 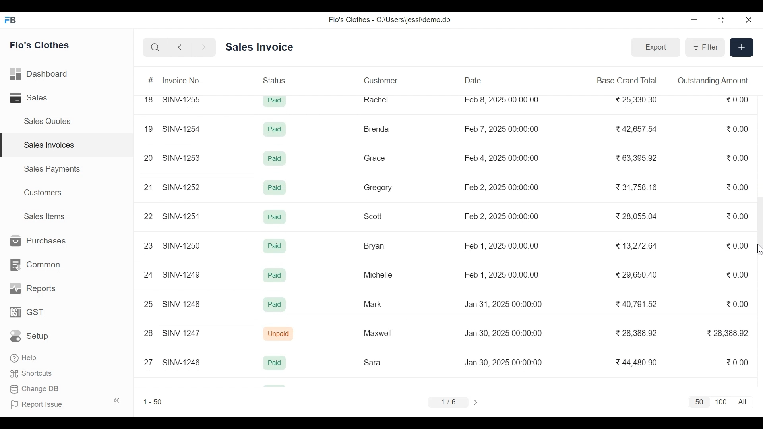 What do you see at coordinates (697, 402) in the screenshot?
I see `50` at bounding box center [697, 402].